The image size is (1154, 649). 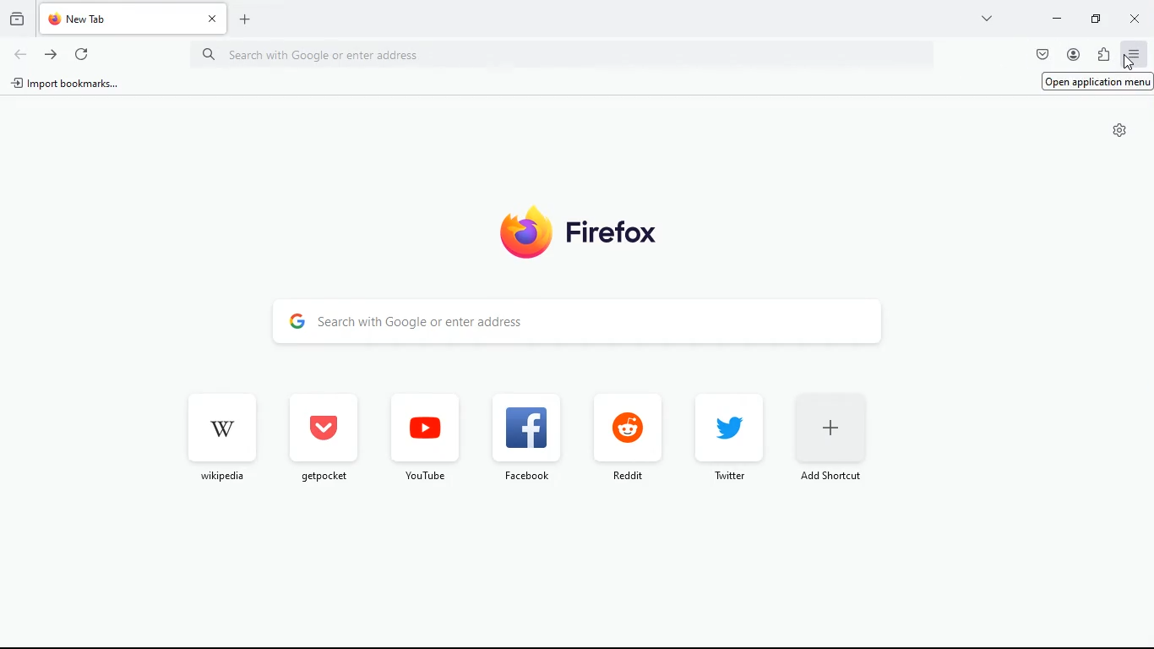 What do you see at coordinates (729, 442) in the screenshot?
I see `twitter` at bounding box center [729, 442].